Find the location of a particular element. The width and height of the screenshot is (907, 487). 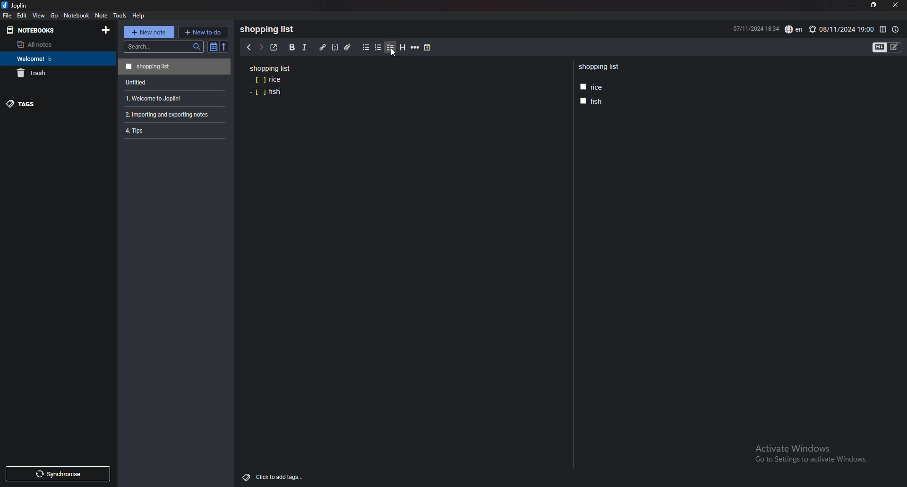

close is located at coordinates (895, 5).